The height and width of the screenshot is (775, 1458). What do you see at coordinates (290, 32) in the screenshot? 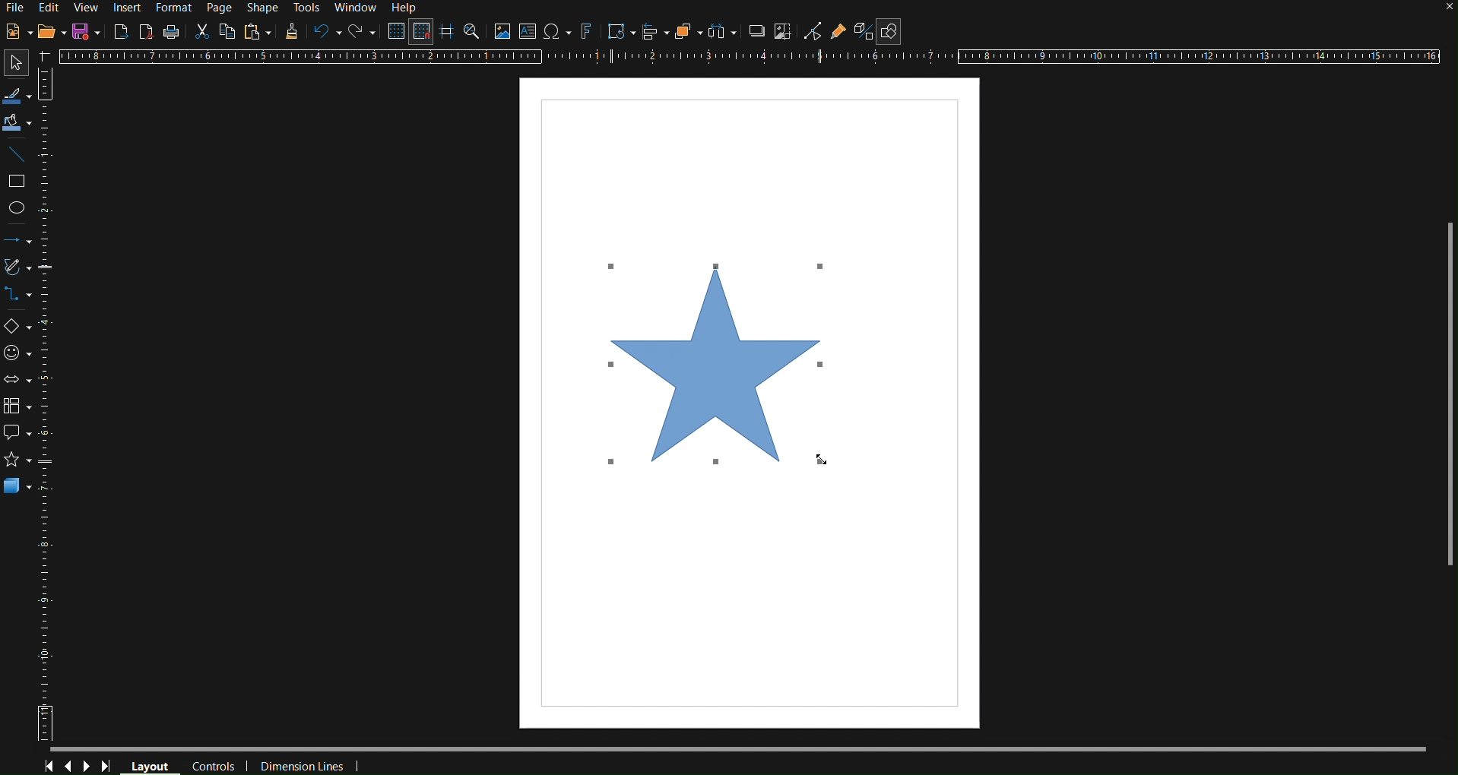
I see `Formatting` at bounding box center [290, 32].